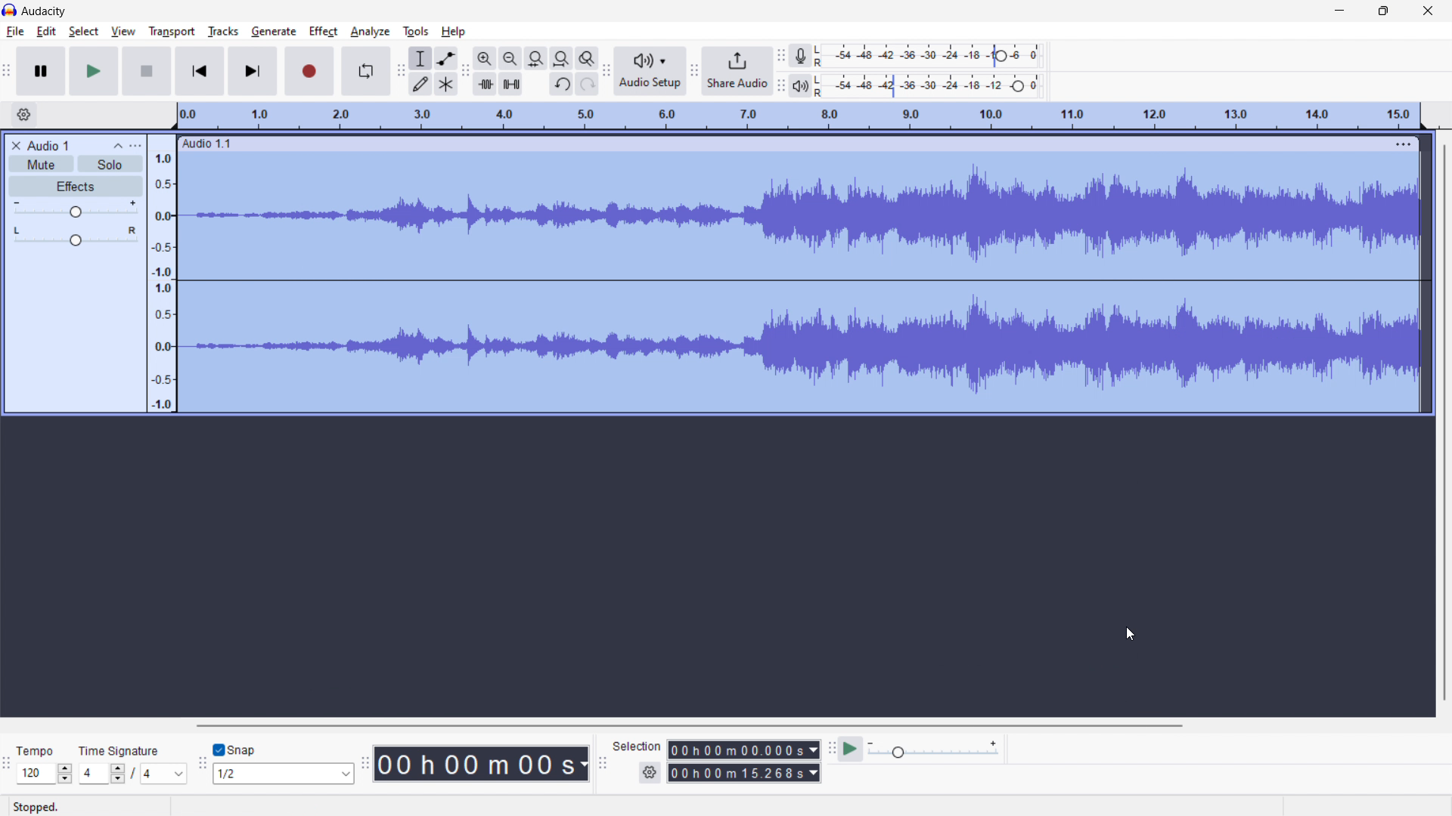 This screenshot has width=1452, height=816. I want to click on share audio toolbar, so click(695, 70).